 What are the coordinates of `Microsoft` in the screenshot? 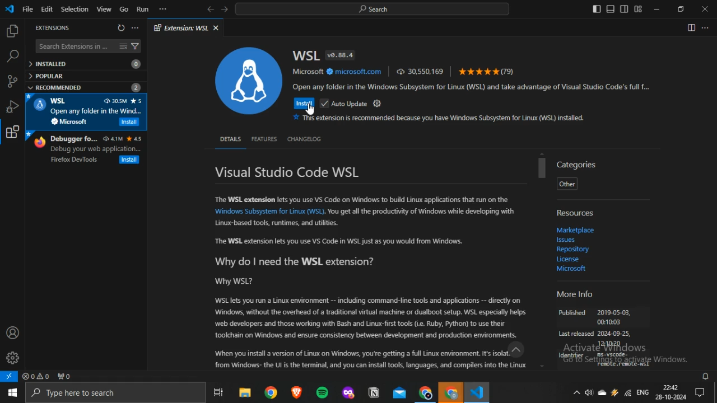 It's located at (574, 269).